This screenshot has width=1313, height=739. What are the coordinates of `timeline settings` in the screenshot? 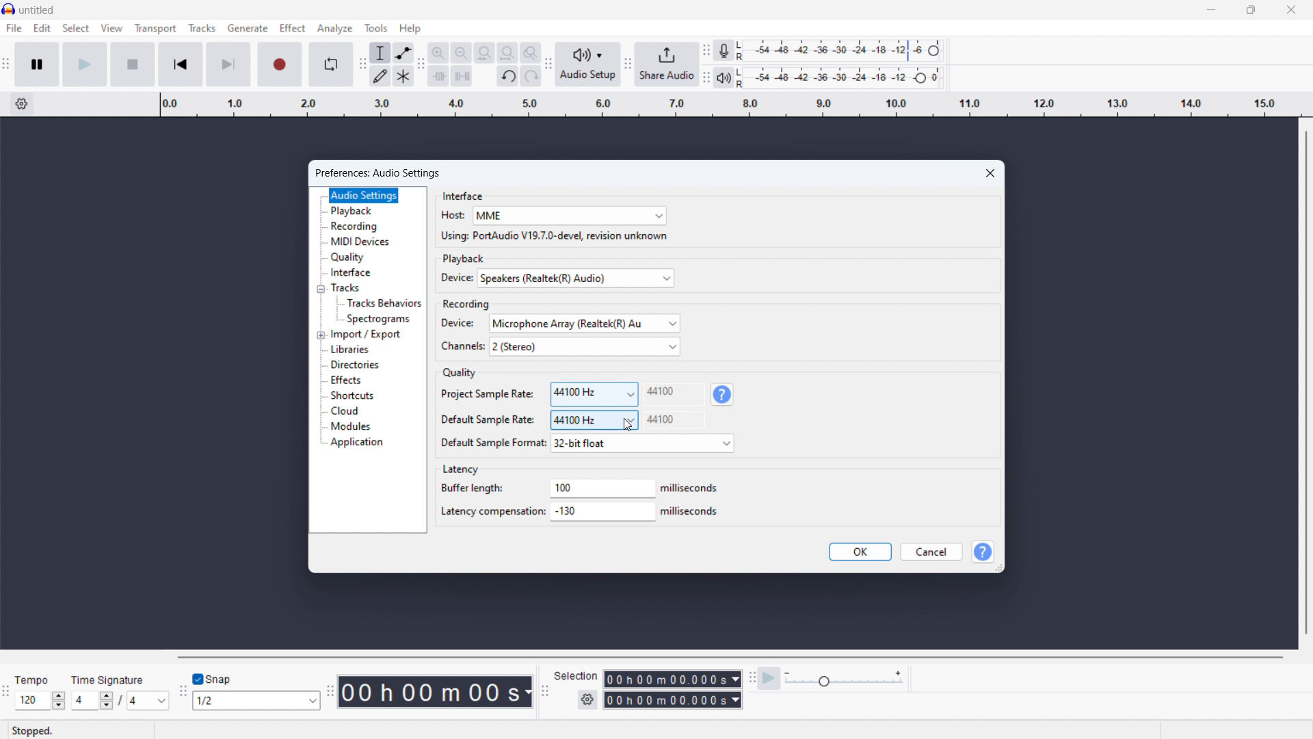 It's located at (21, 105).